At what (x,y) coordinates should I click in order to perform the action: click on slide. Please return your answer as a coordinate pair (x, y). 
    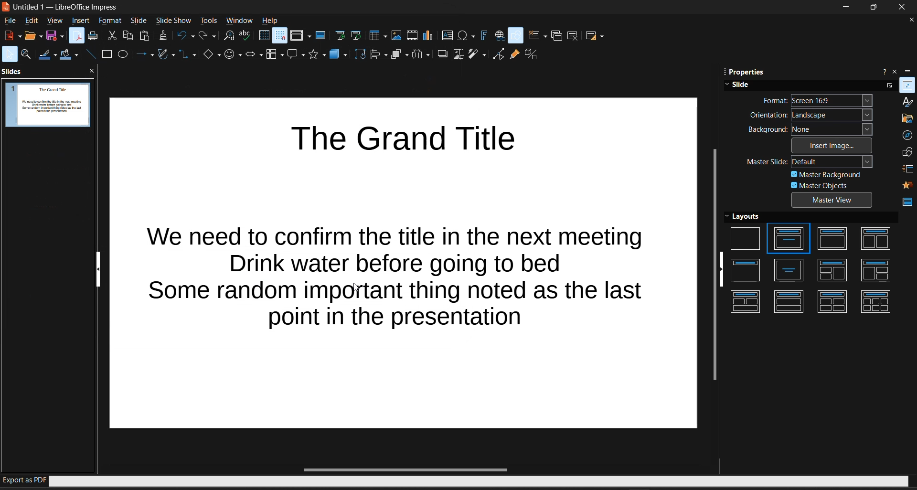
    Looking at the image, I should click on (800, 85).